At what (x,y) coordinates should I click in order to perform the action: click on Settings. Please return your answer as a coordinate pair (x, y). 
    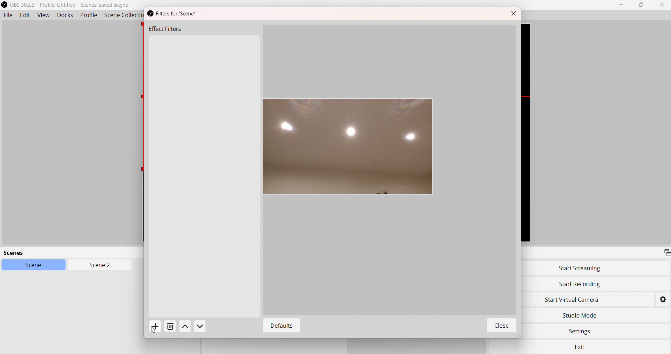
    Looking at the image, I should click on (581, 332).